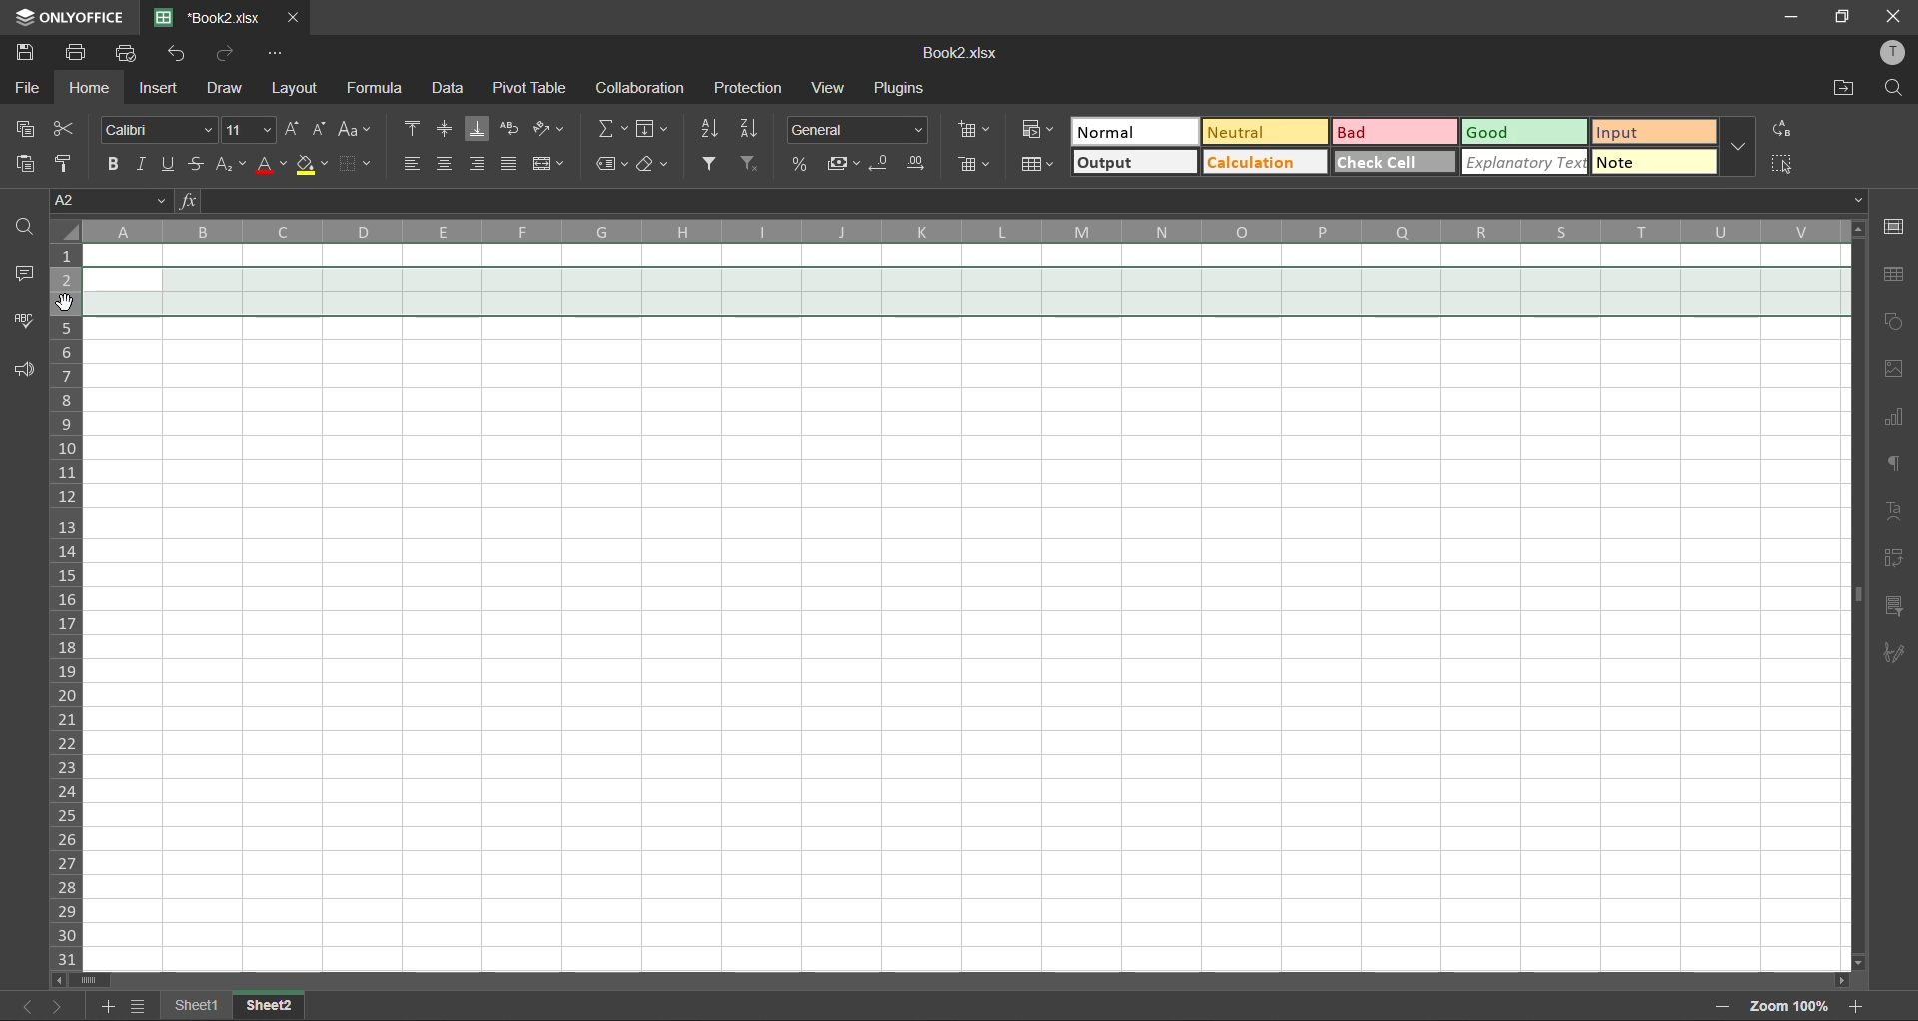 The image size is (1918, 1021). What do you see at coordinates (509, 128) in the screenshot?
I see `wrap text` at bounding box center [509, 128].